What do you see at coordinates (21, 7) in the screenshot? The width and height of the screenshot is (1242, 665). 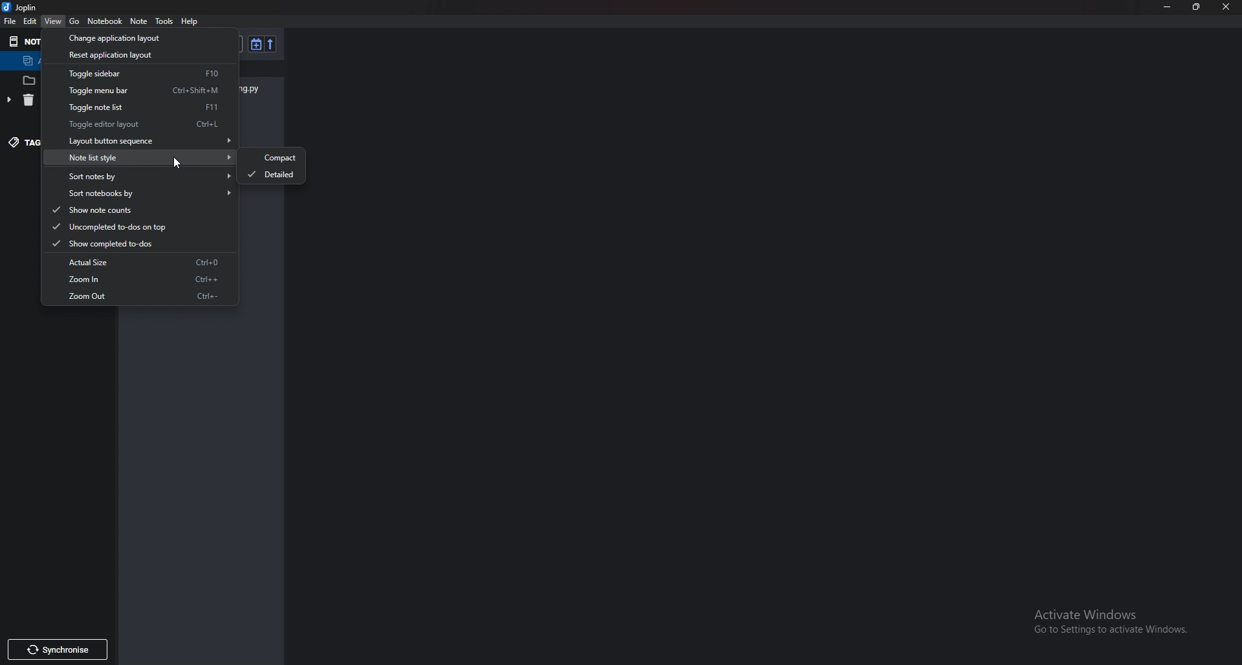 I see `joplin` at bounding box center [21, 7].